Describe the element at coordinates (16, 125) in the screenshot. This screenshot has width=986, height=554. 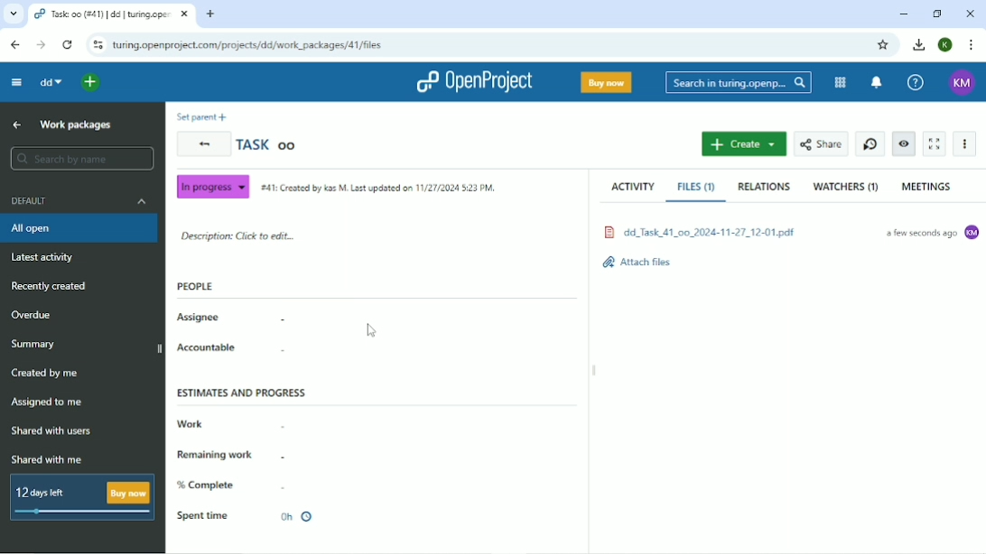
I see `Up` at that location.